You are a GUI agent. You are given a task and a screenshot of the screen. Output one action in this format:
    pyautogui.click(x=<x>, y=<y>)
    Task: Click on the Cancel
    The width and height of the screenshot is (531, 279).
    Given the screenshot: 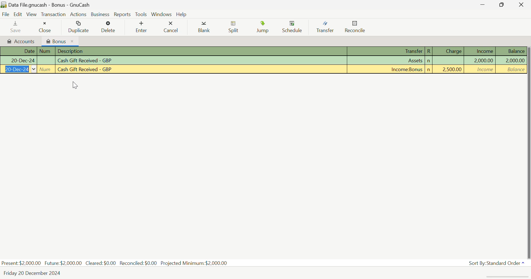 What is the action you would take?
    pyautogui.click(x=171, y=26)
    